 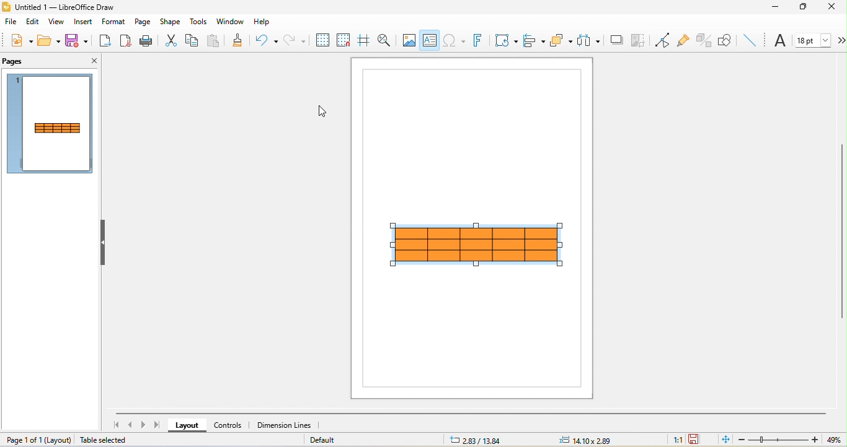 I want to click on last page, so click(x=161, y=426).